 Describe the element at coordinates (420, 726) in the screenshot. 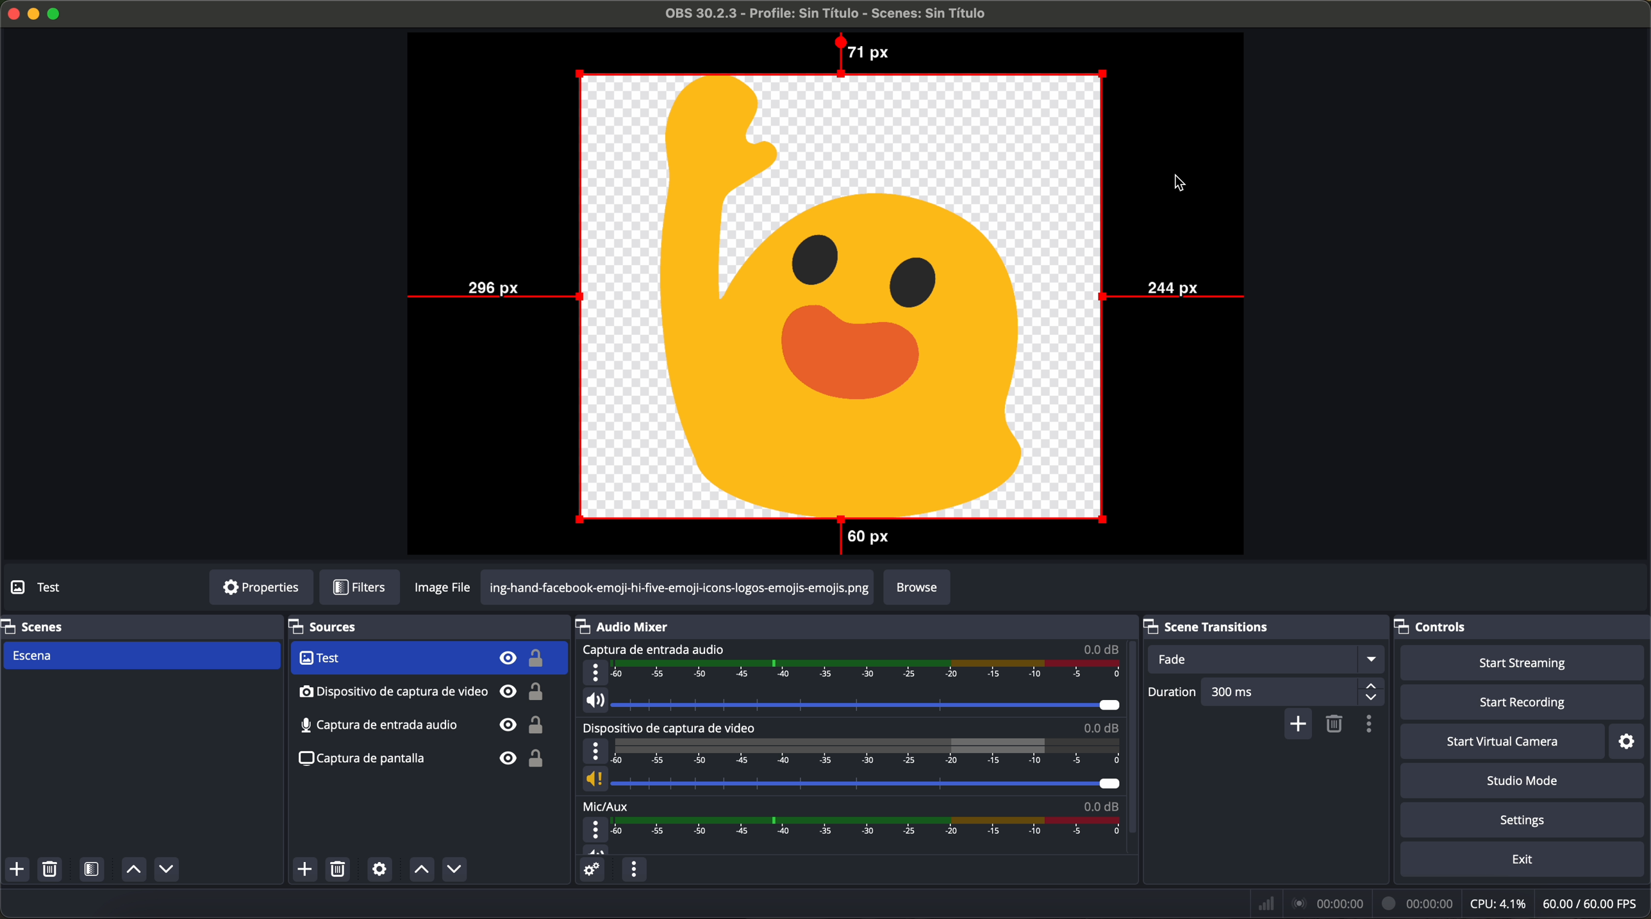

I see `screenshot` at that location.